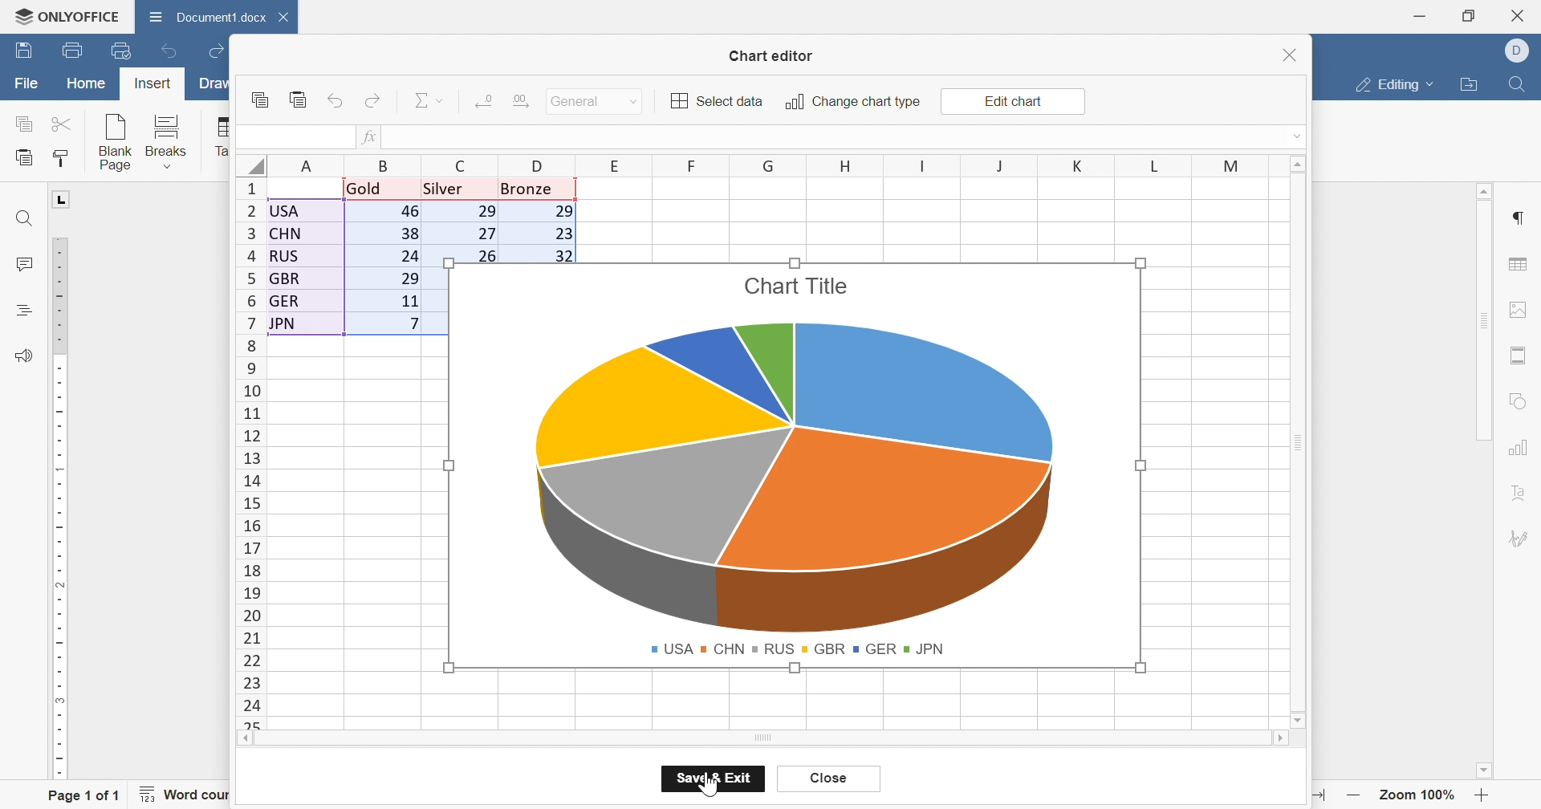 This screenshot has width=1541, height=809. What do you see at coordinates (287, 302) in the screenshot?
I see `GER` at bounding box center [287, 302].